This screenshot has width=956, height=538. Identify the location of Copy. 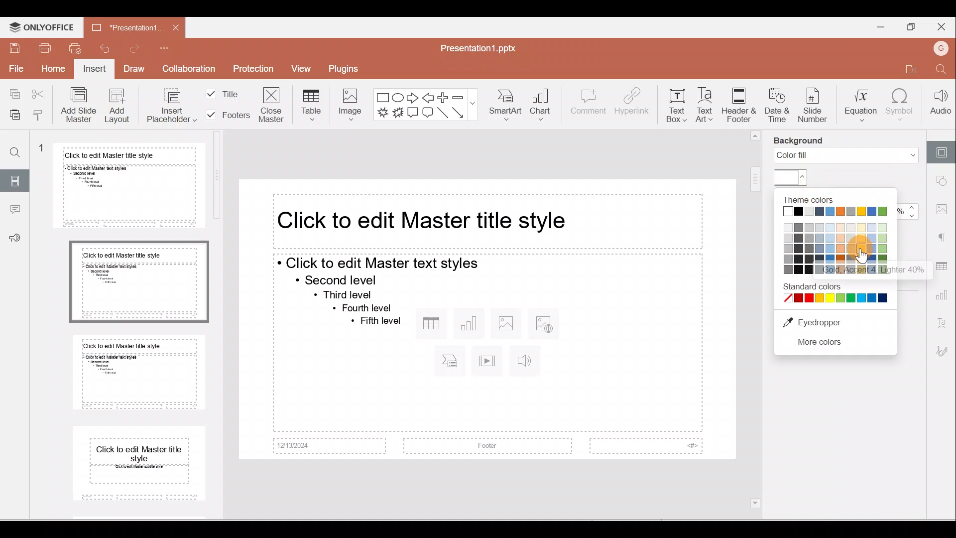
(12, 93).